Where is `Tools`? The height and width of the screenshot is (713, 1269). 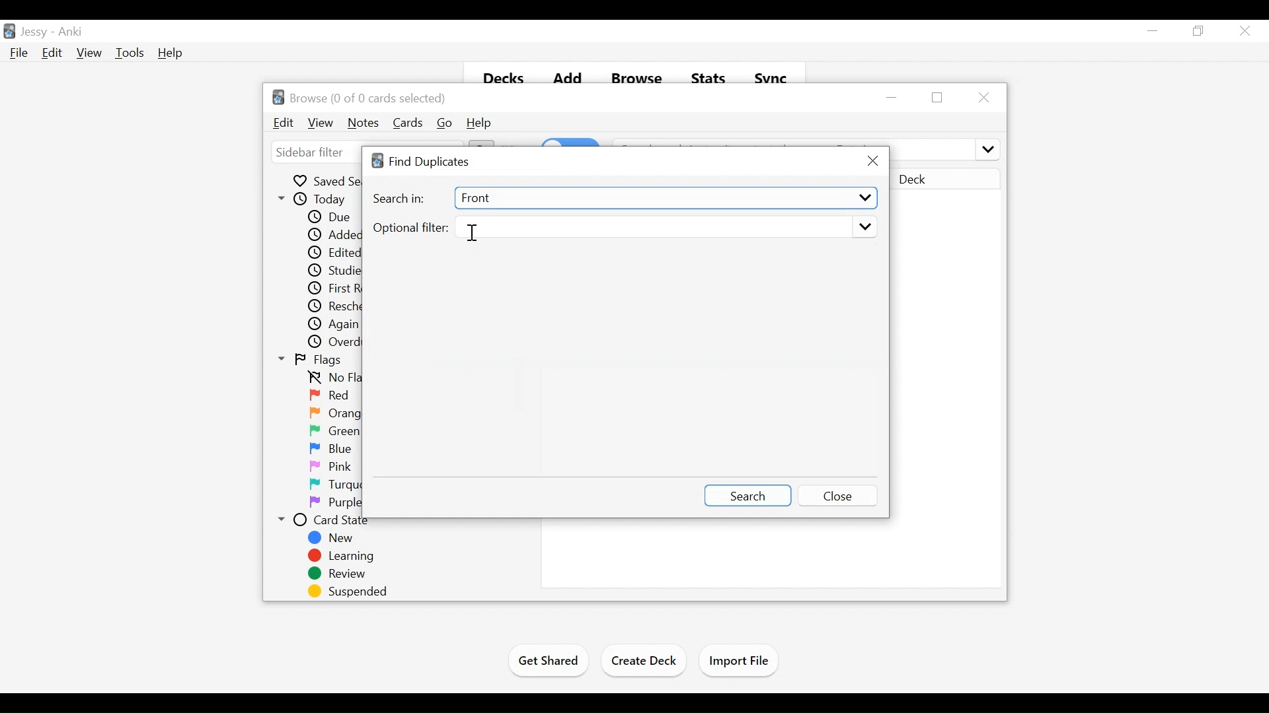
Tools is located at coordinates (129, 53).